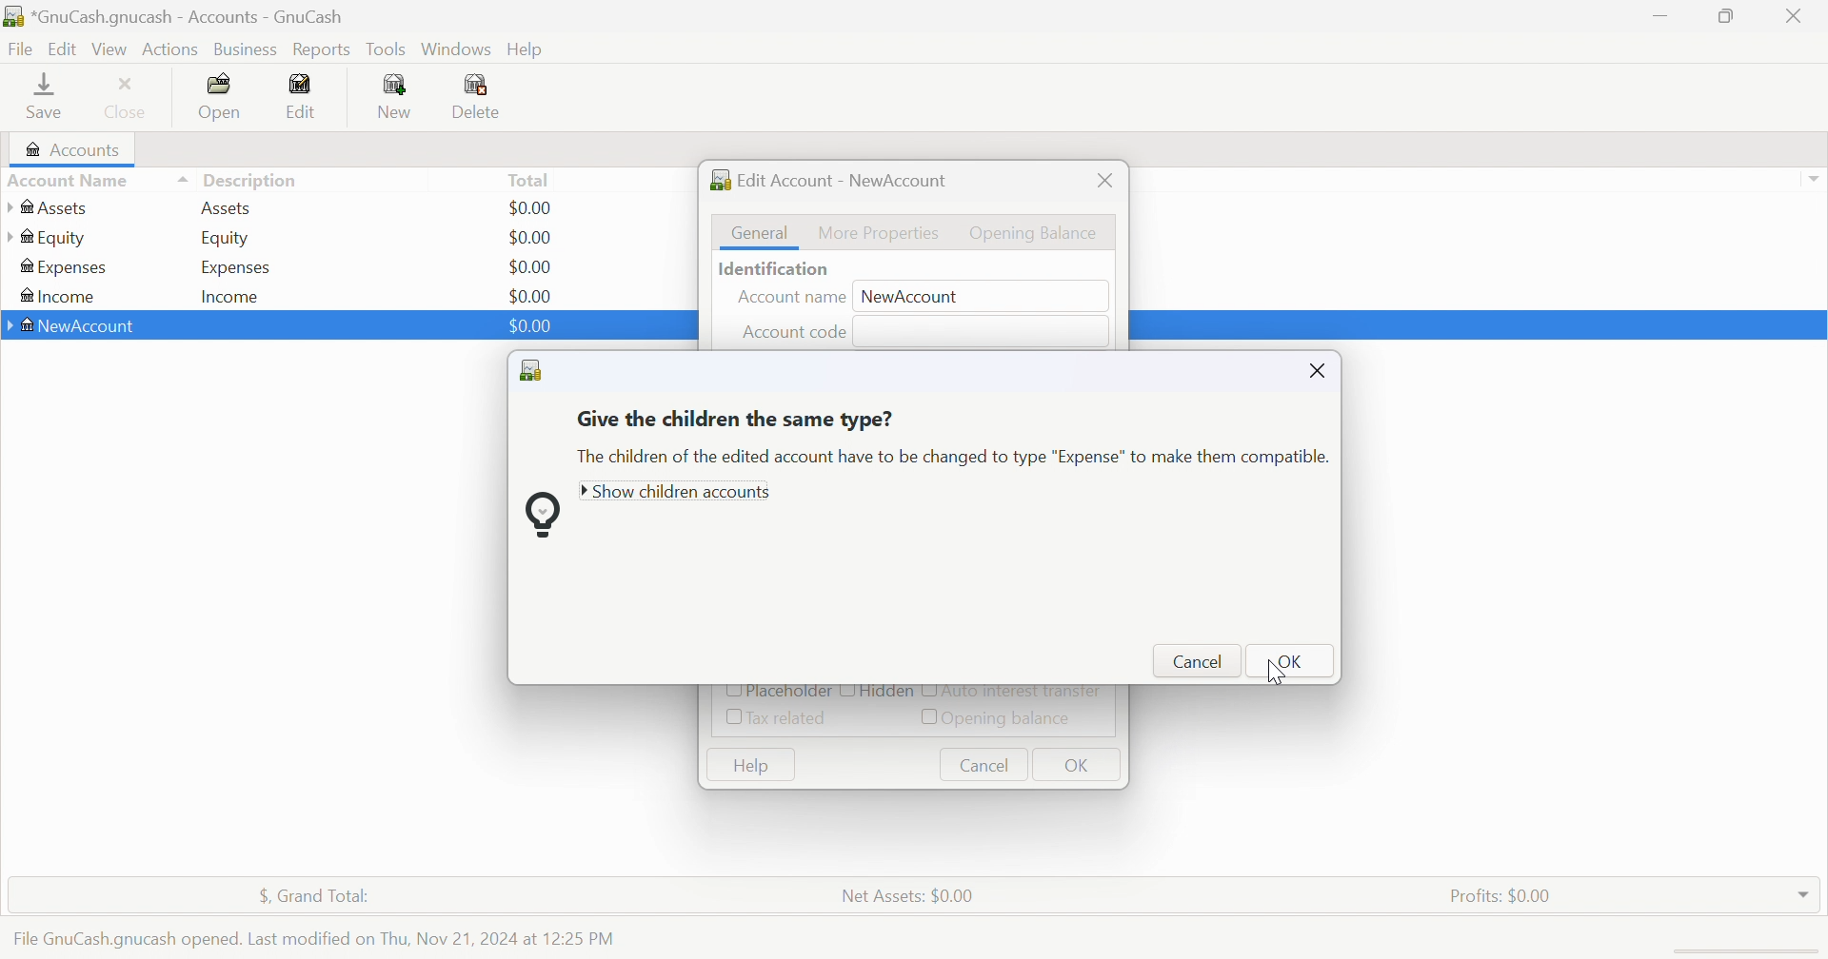  Describe the element at coordinates (44, 94) in the screenshot. I see `Save` at that location.